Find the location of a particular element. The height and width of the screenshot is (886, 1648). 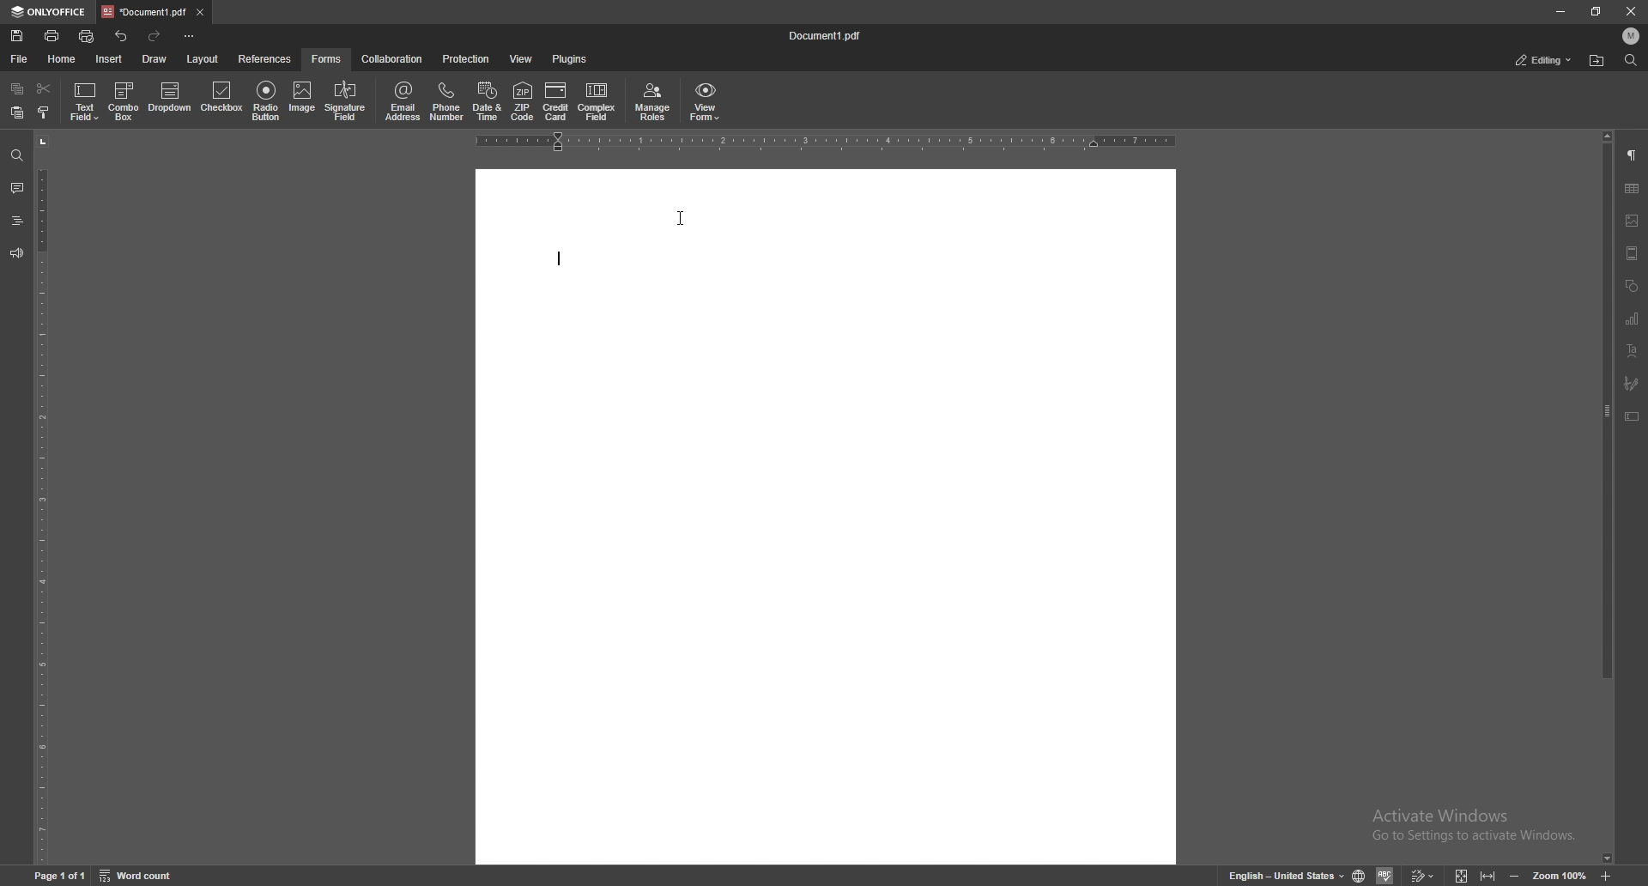

doc is located at coordinates (829, 518).